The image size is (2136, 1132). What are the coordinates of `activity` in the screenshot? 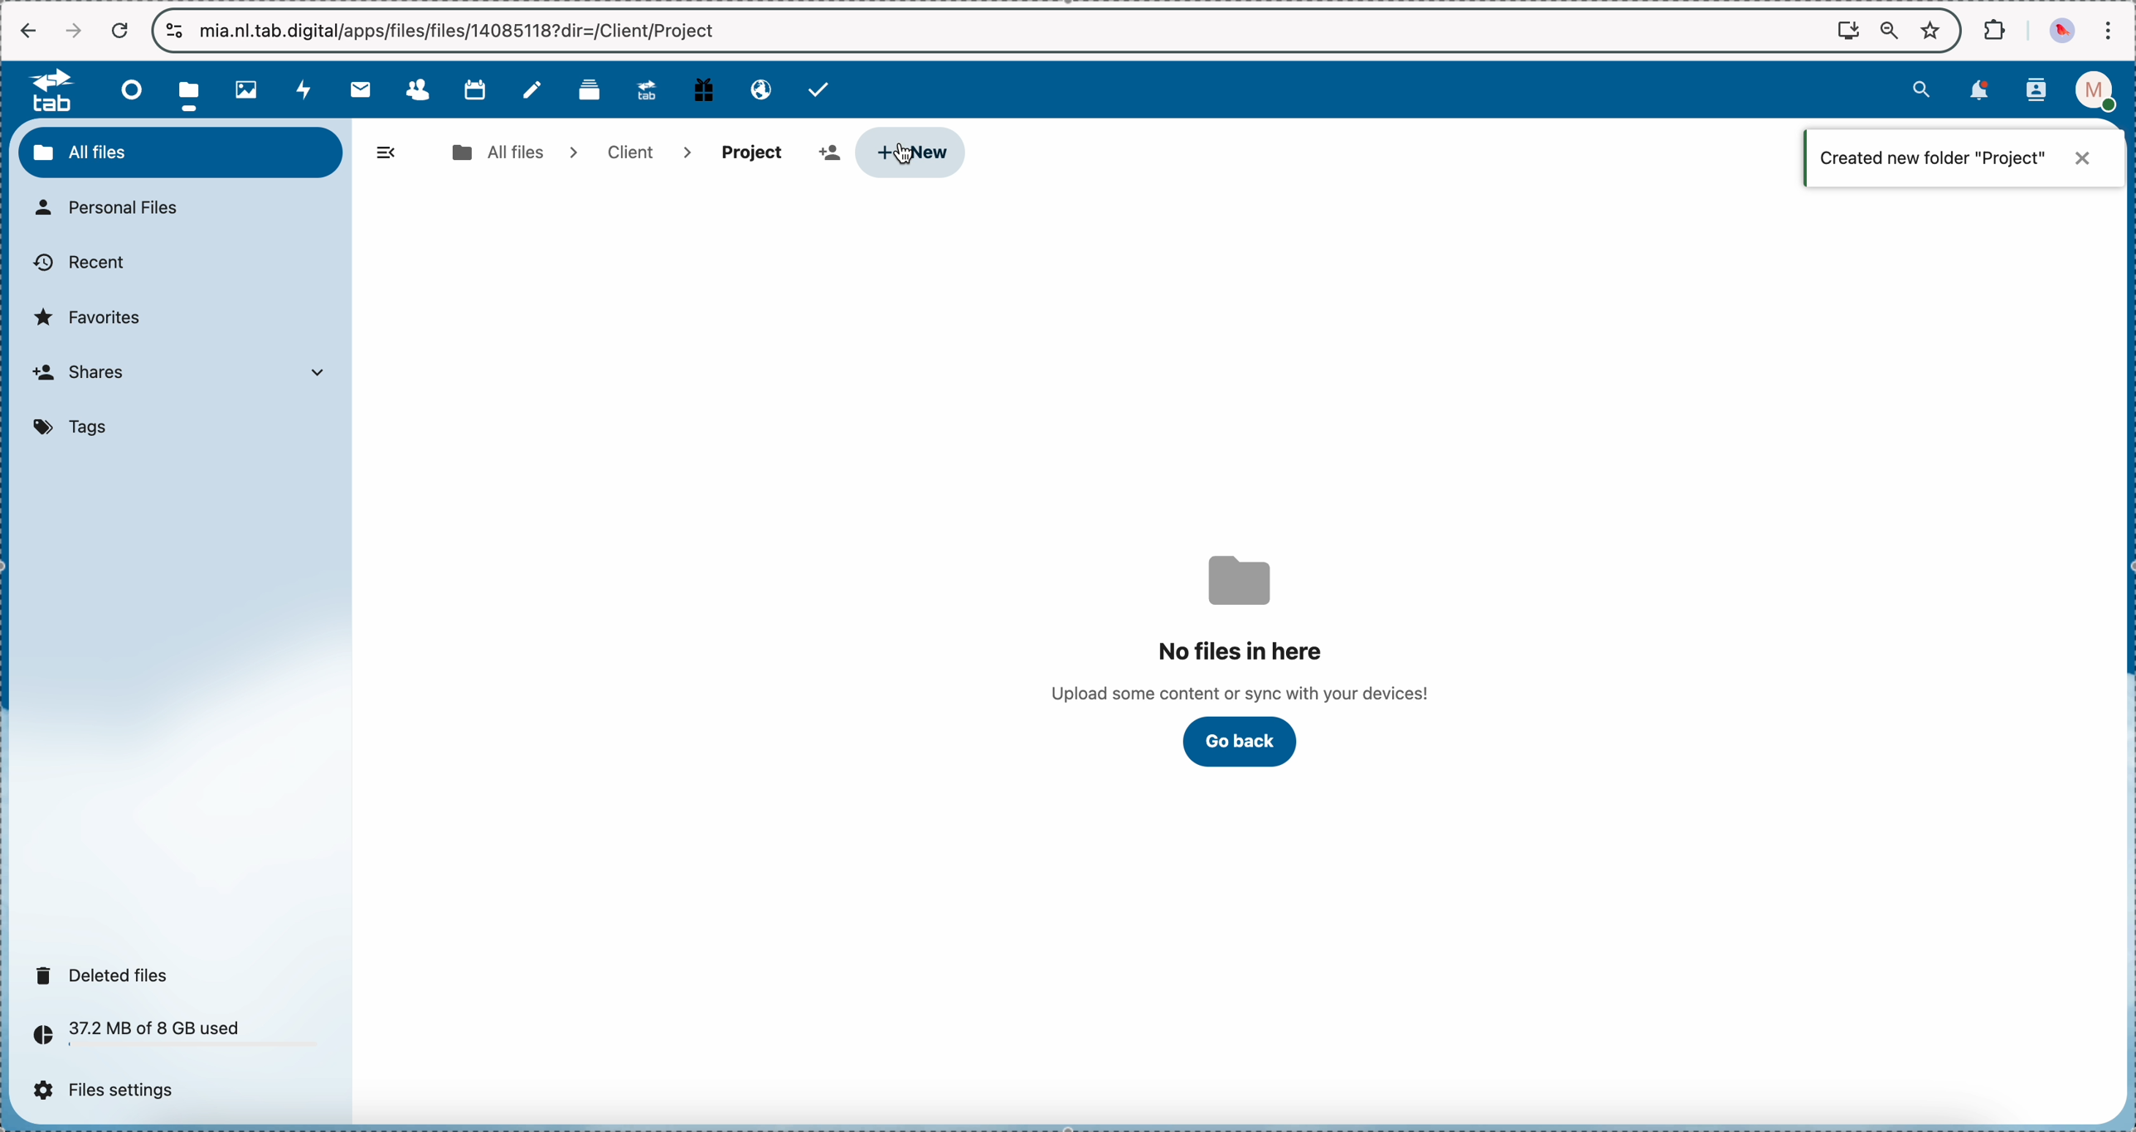 It's located at (306, 89).